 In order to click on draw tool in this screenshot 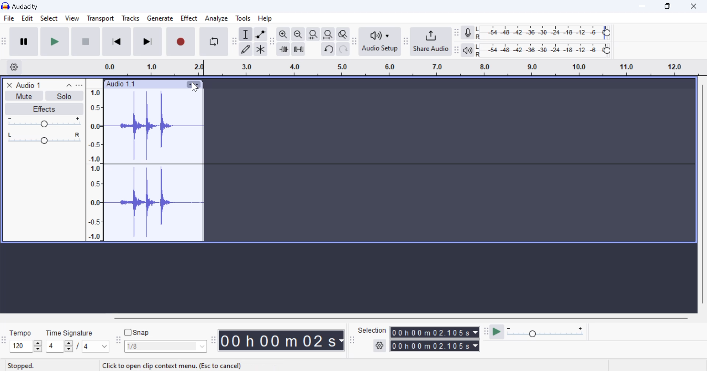, I will do `click(246, 49)`.